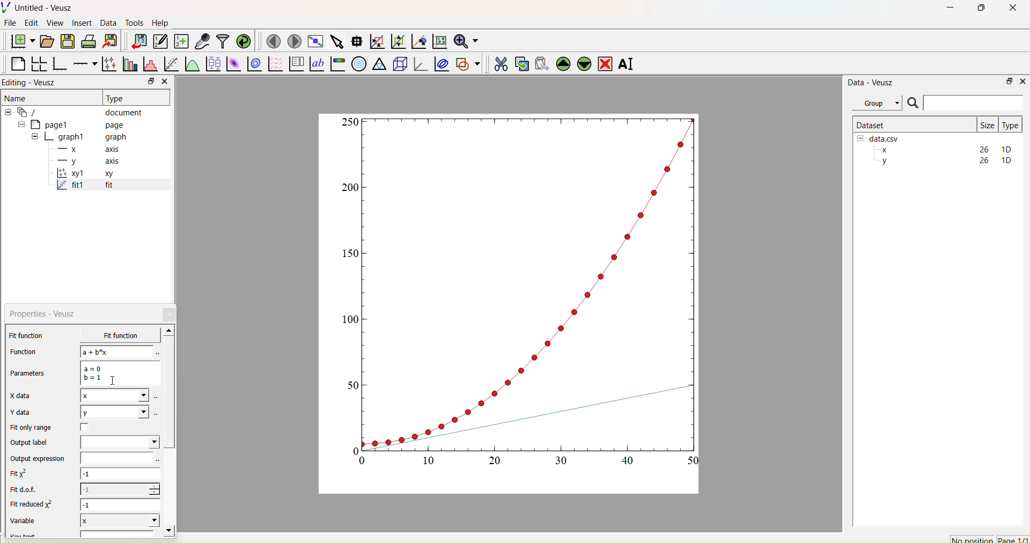 The image size is (1030, 543). Describe the element at coordinates (121, 505) in the screenshot. I see `-1` at that location.